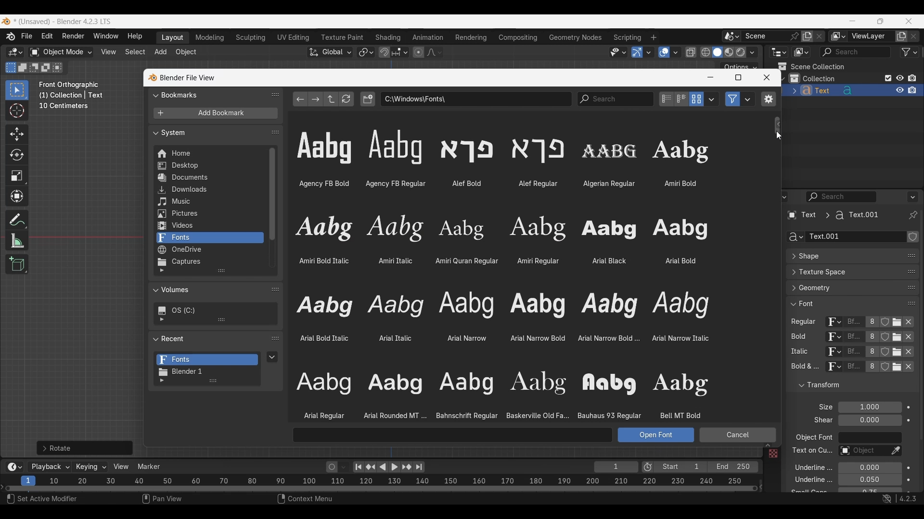 The width and height of the screenshot is (924, 519). I want to click on Invert existing selection, so click(46, 68).